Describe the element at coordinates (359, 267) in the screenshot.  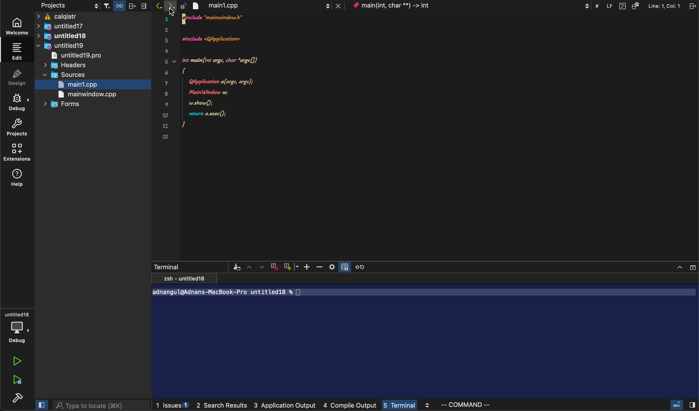
I see `open in new terminal` at that location.